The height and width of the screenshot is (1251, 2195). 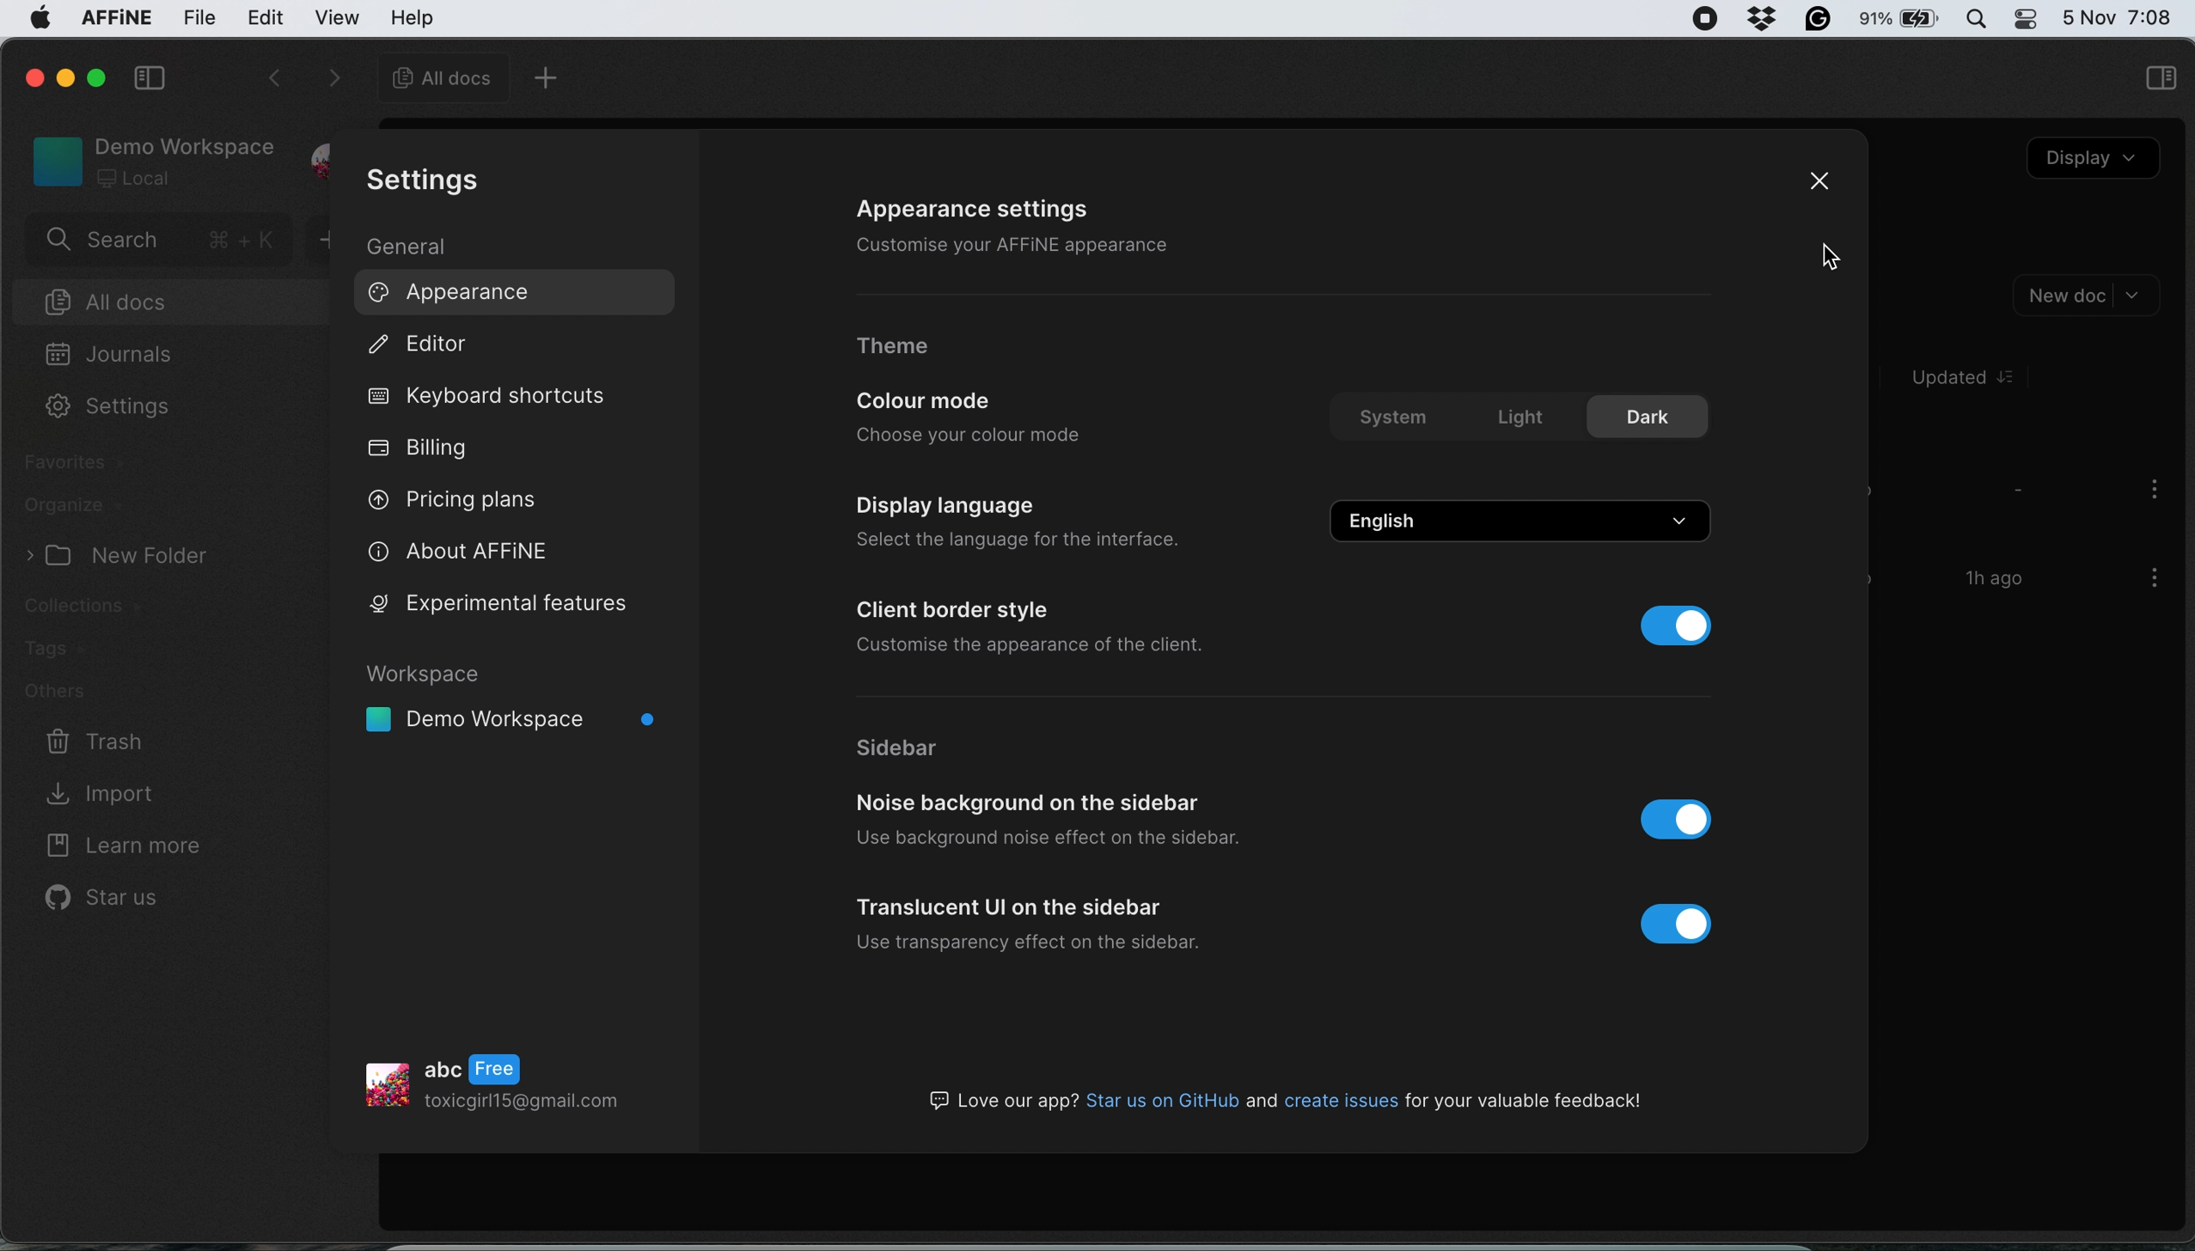 What do you see at coordinates (430, 182) in the screenshot?
I see `settings` at bounding box center [430, 182].